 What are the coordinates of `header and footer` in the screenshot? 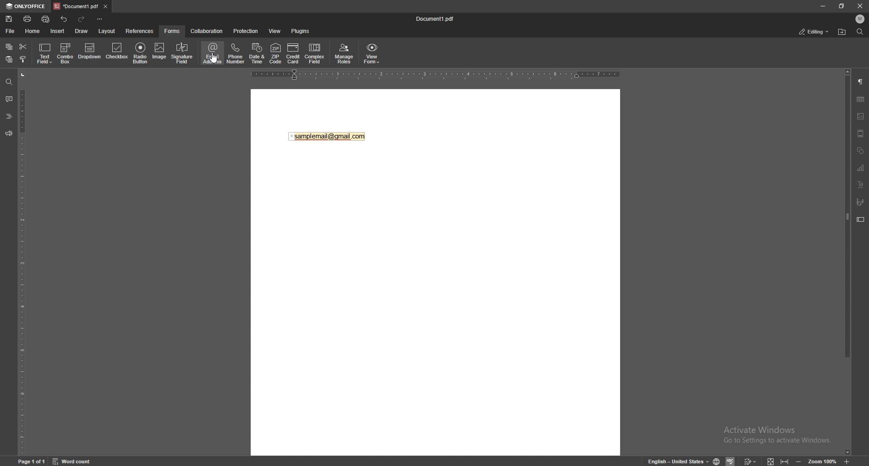 It's located at (861, 133).